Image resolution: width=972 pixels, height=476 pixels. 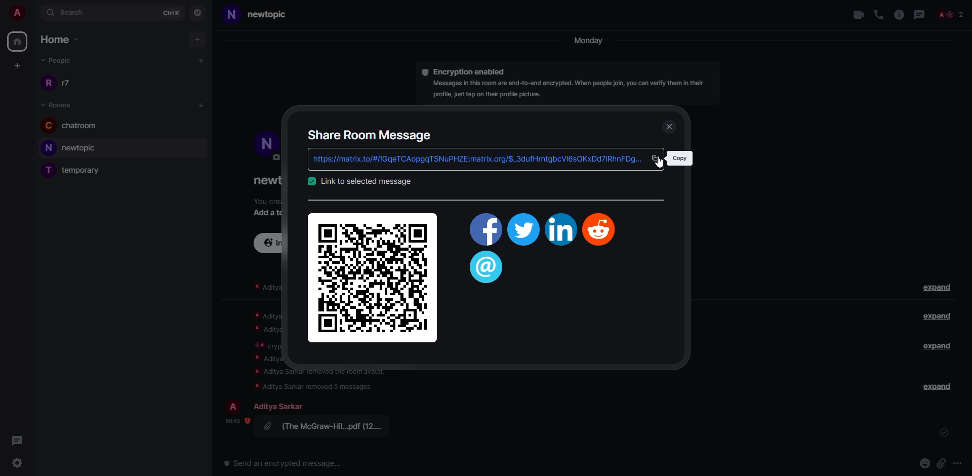 What do you see at coordinates (197, 12) in the screenshot?
I see `navigator` at bounding box center [197, 12].